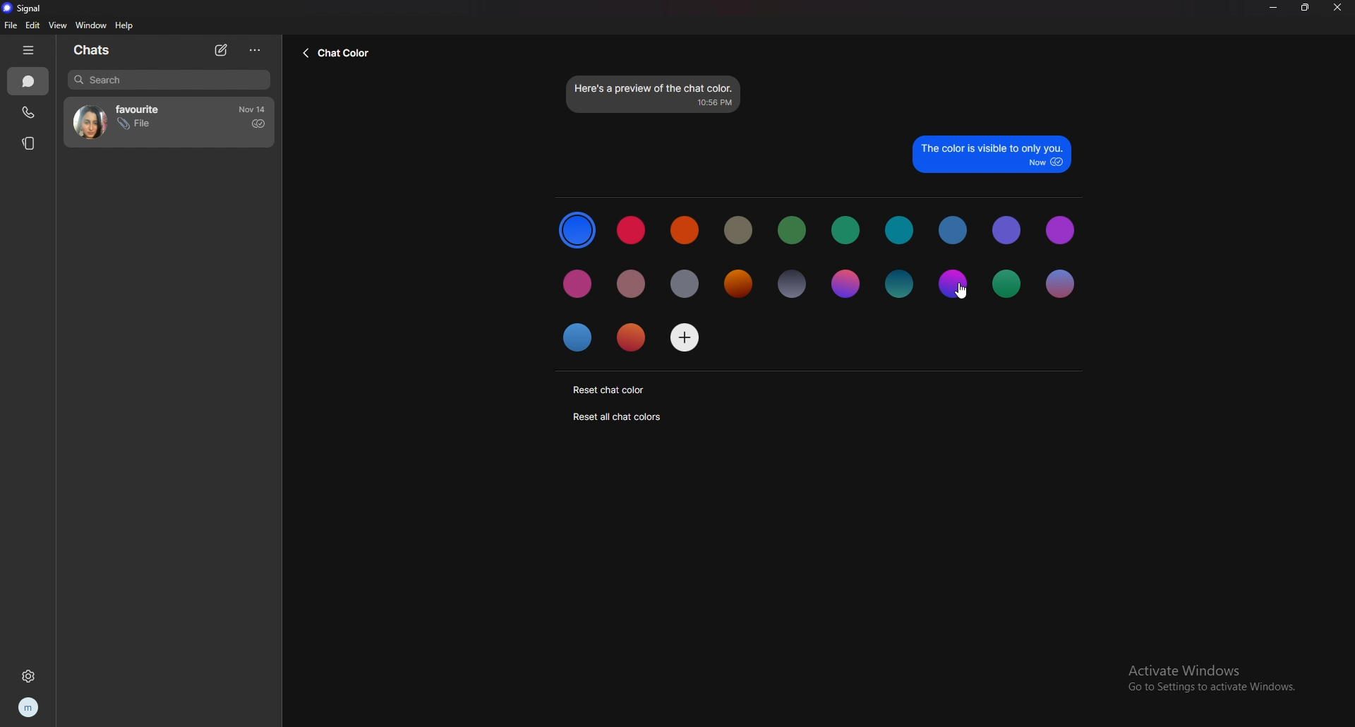  I want to click on window, so click(91, 25).